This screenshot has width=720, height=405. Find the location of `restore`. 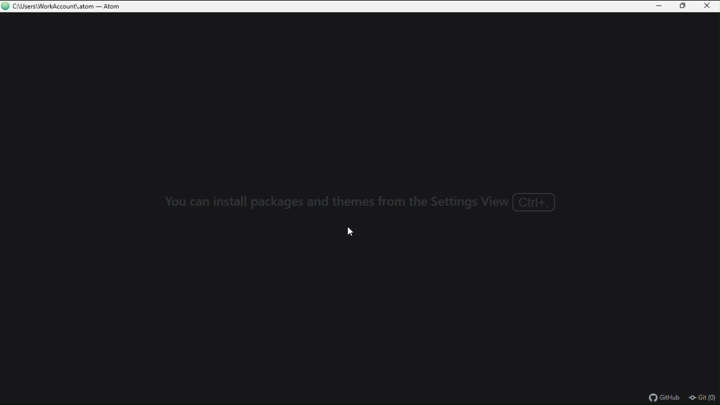

restore is located at coordinates (683, 7).